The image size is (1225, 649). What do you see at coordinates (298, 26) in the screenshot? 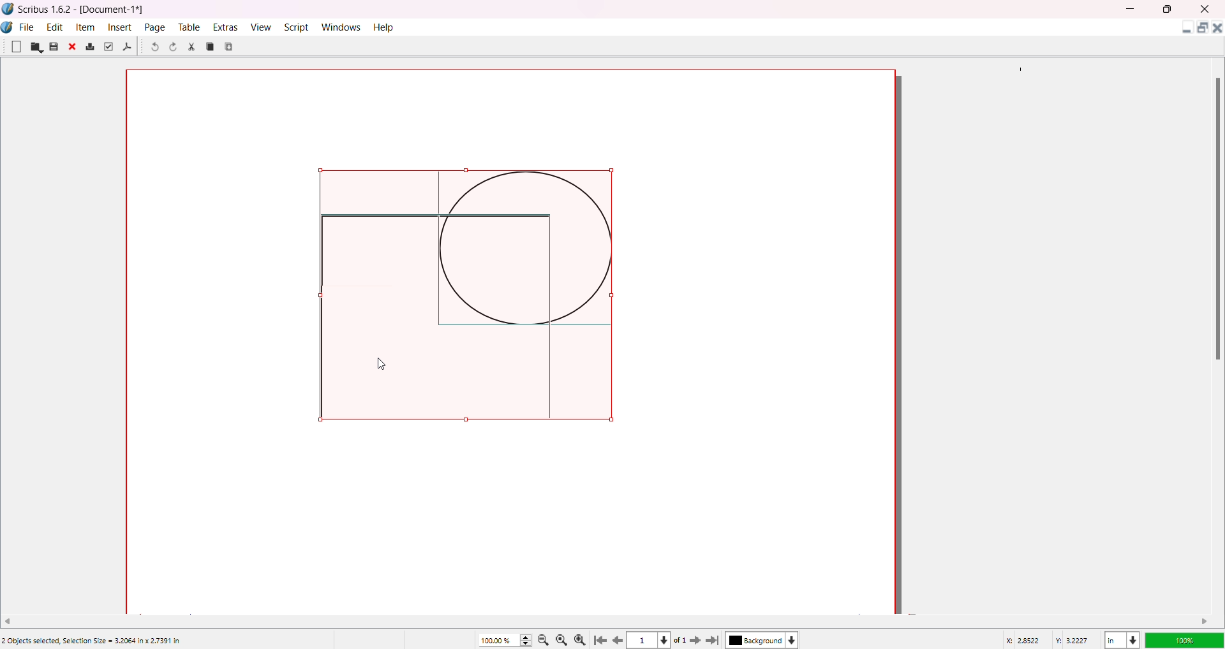
I see `Script` at bounding box center [298, 26].